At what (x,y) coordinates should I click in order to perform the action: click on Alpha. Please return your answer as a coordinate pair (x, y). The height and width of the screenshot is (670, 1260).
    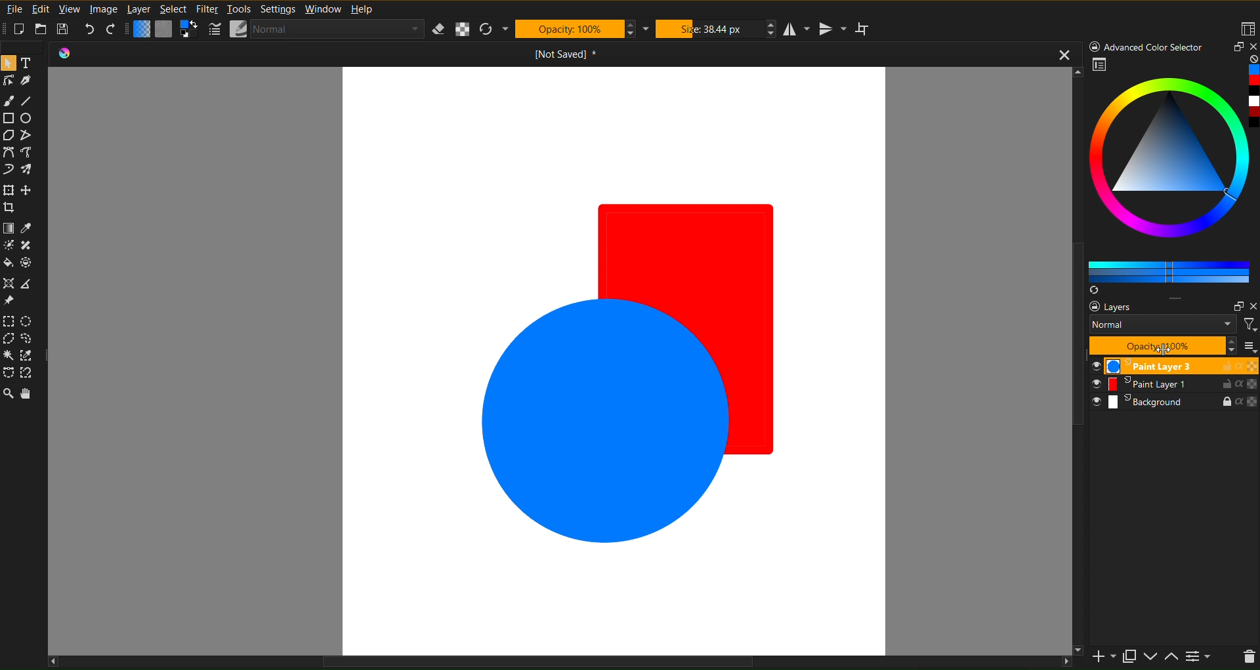
    Looking at the image, I should click on (462, 27).